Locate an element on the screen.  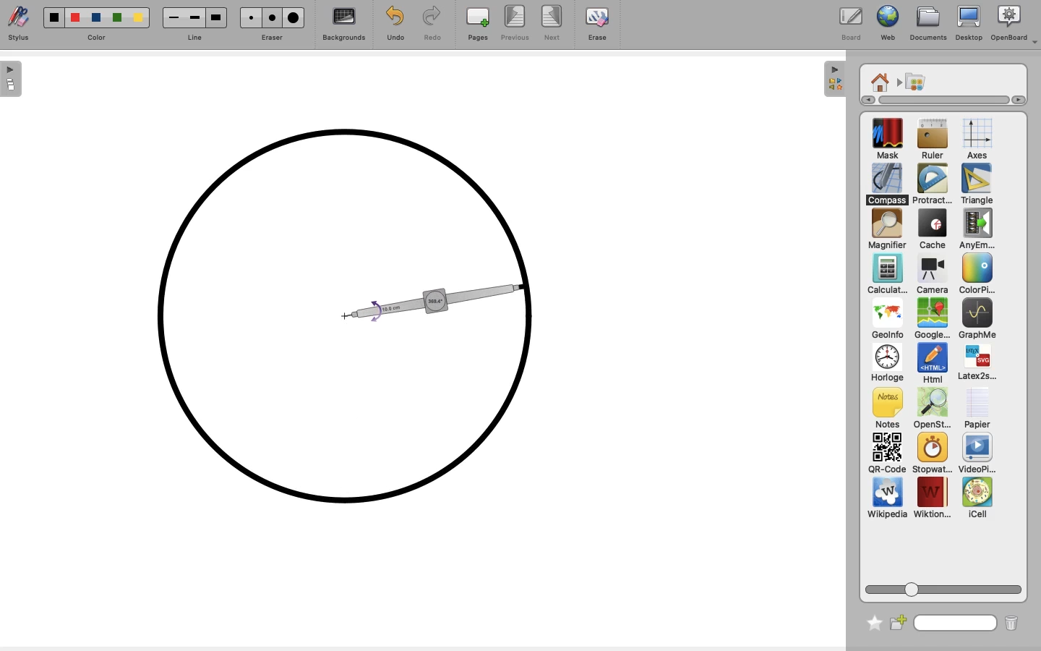
Erase is located at coordinates (596, 23).